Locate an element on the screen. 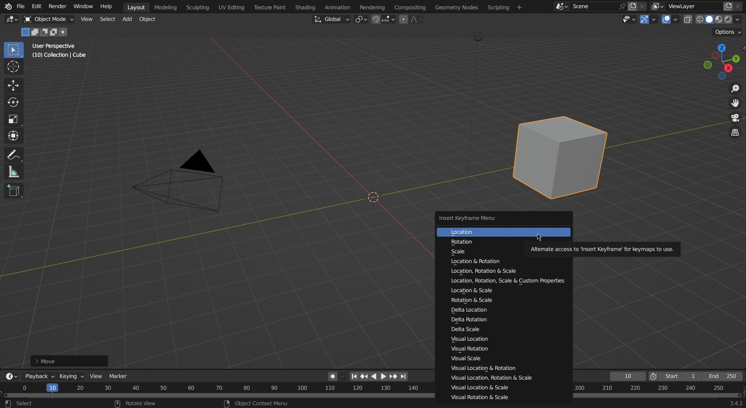  Compositing is located at coordinates (414, 6).